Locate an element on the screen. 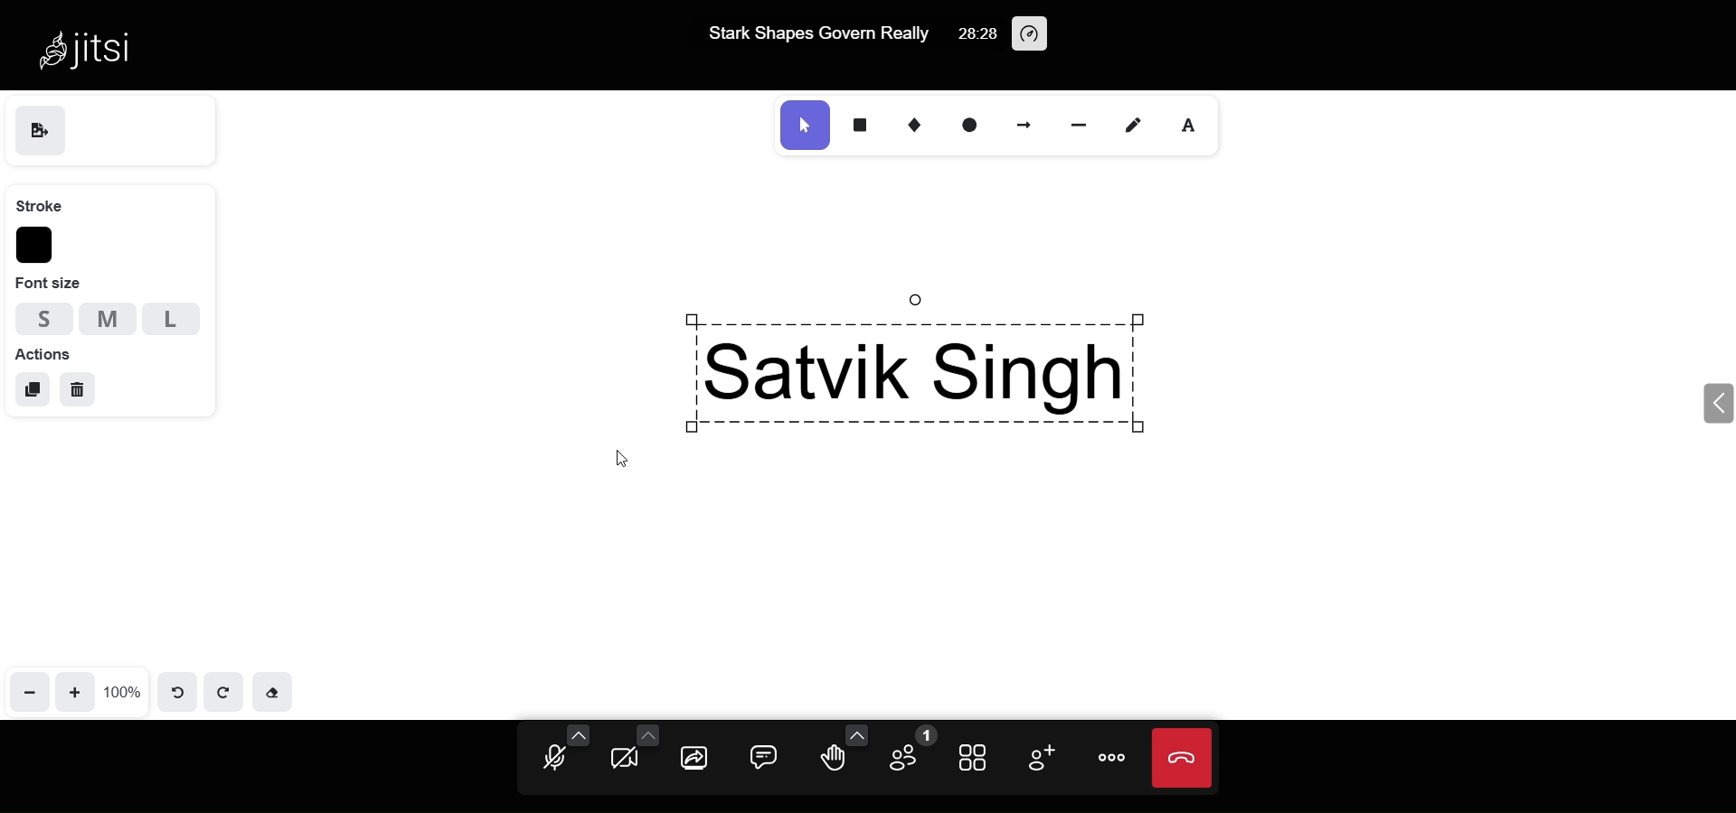 This screenshot has height=813, width=1736. 100% is located at coordinates (123, 692).